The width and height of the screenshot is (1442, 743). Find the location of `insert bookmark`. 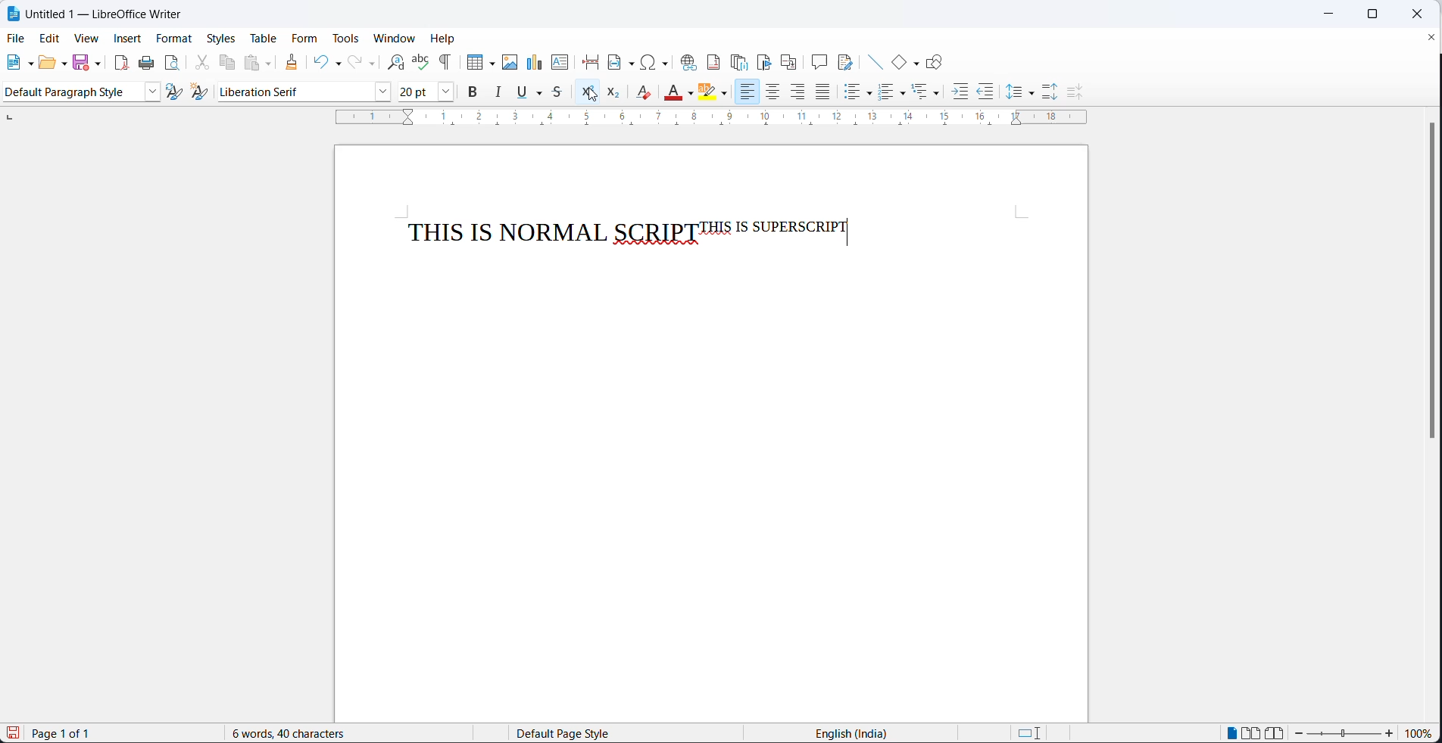

insert bookmark is located at coordinates (766, 61).